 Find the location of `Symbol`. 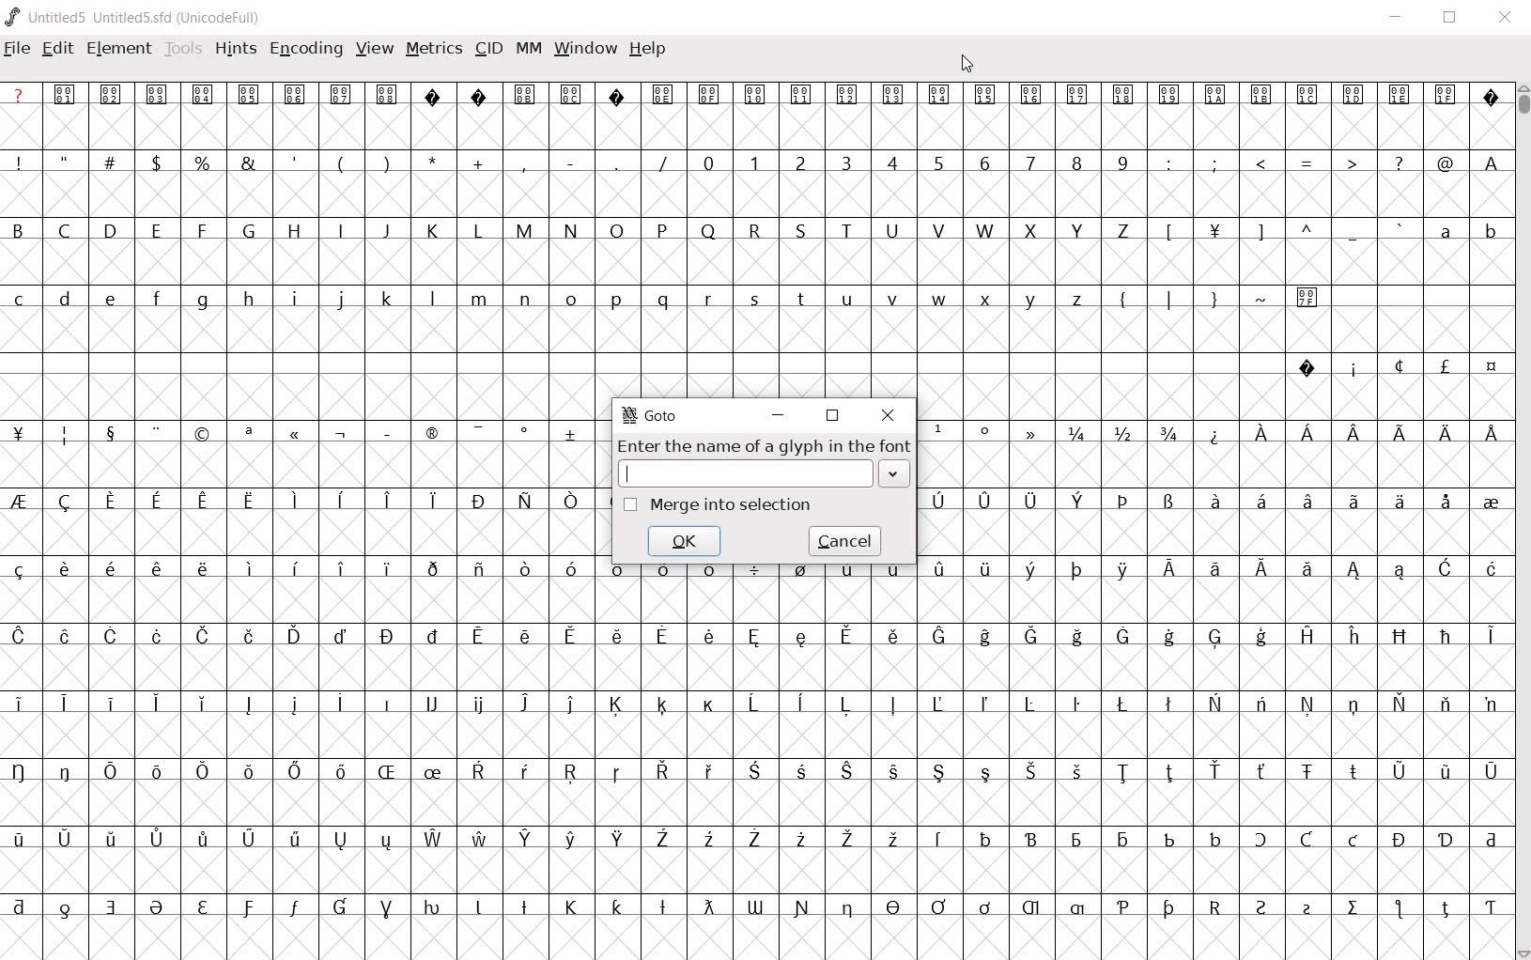

Symbol is located at coordinates (1215, 704).